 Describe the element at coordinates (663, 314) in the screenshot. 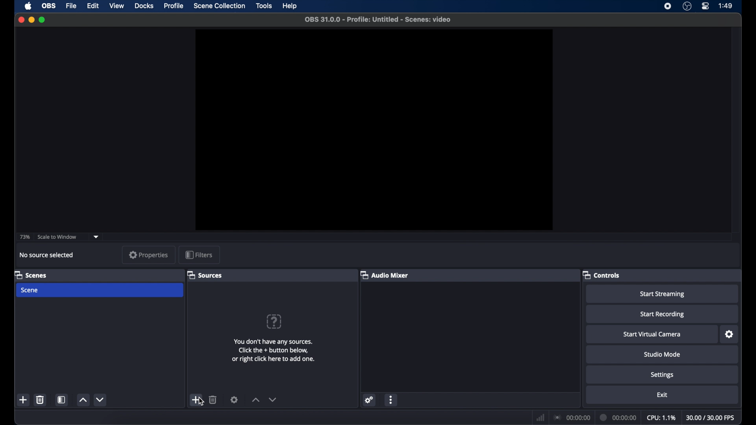

I see `start recording` at that location.